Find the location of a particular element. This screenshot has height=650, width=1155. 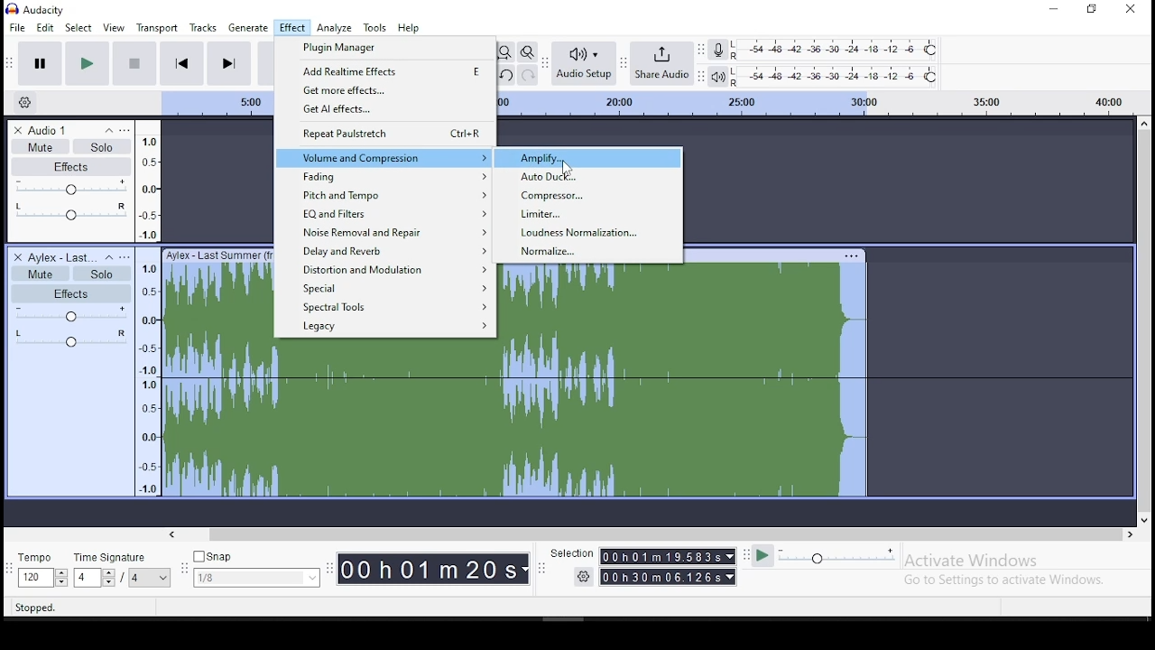

loudness normalise is located at coordinates (587, 232).